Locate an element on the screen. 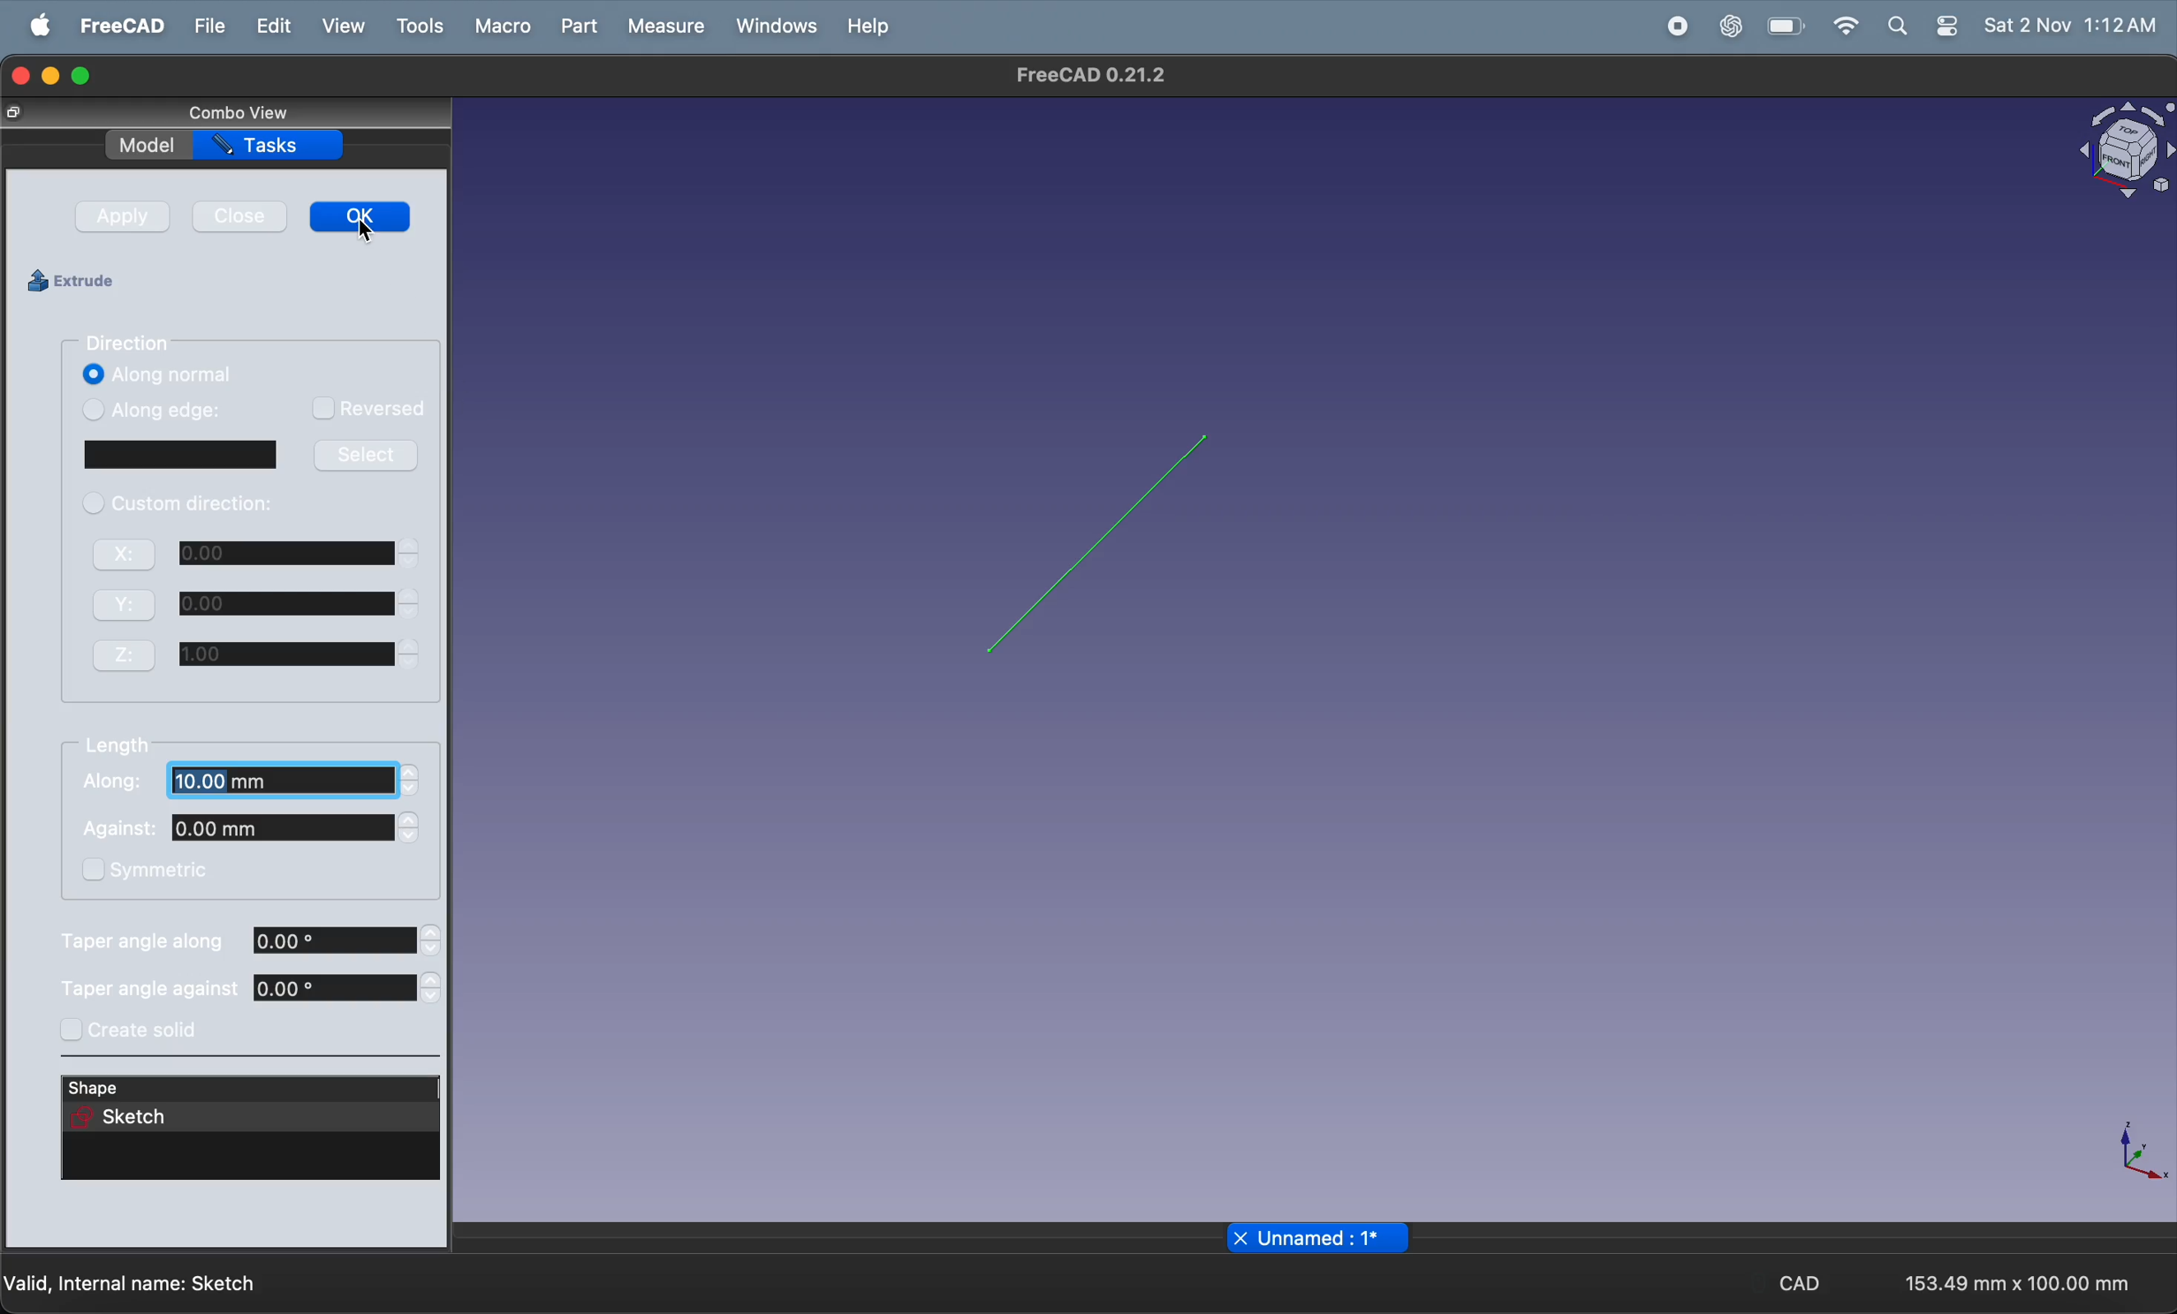  sketch is located at coordinates (246, 1121).